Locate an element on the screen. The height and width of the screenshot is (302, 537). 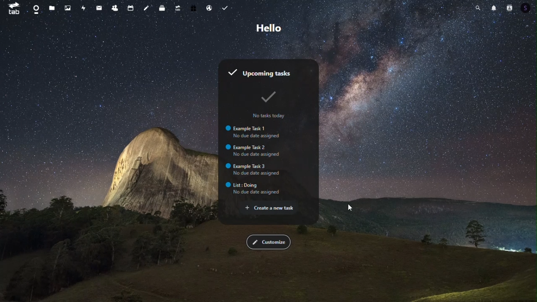
Task is located at coordinates (226, 7).